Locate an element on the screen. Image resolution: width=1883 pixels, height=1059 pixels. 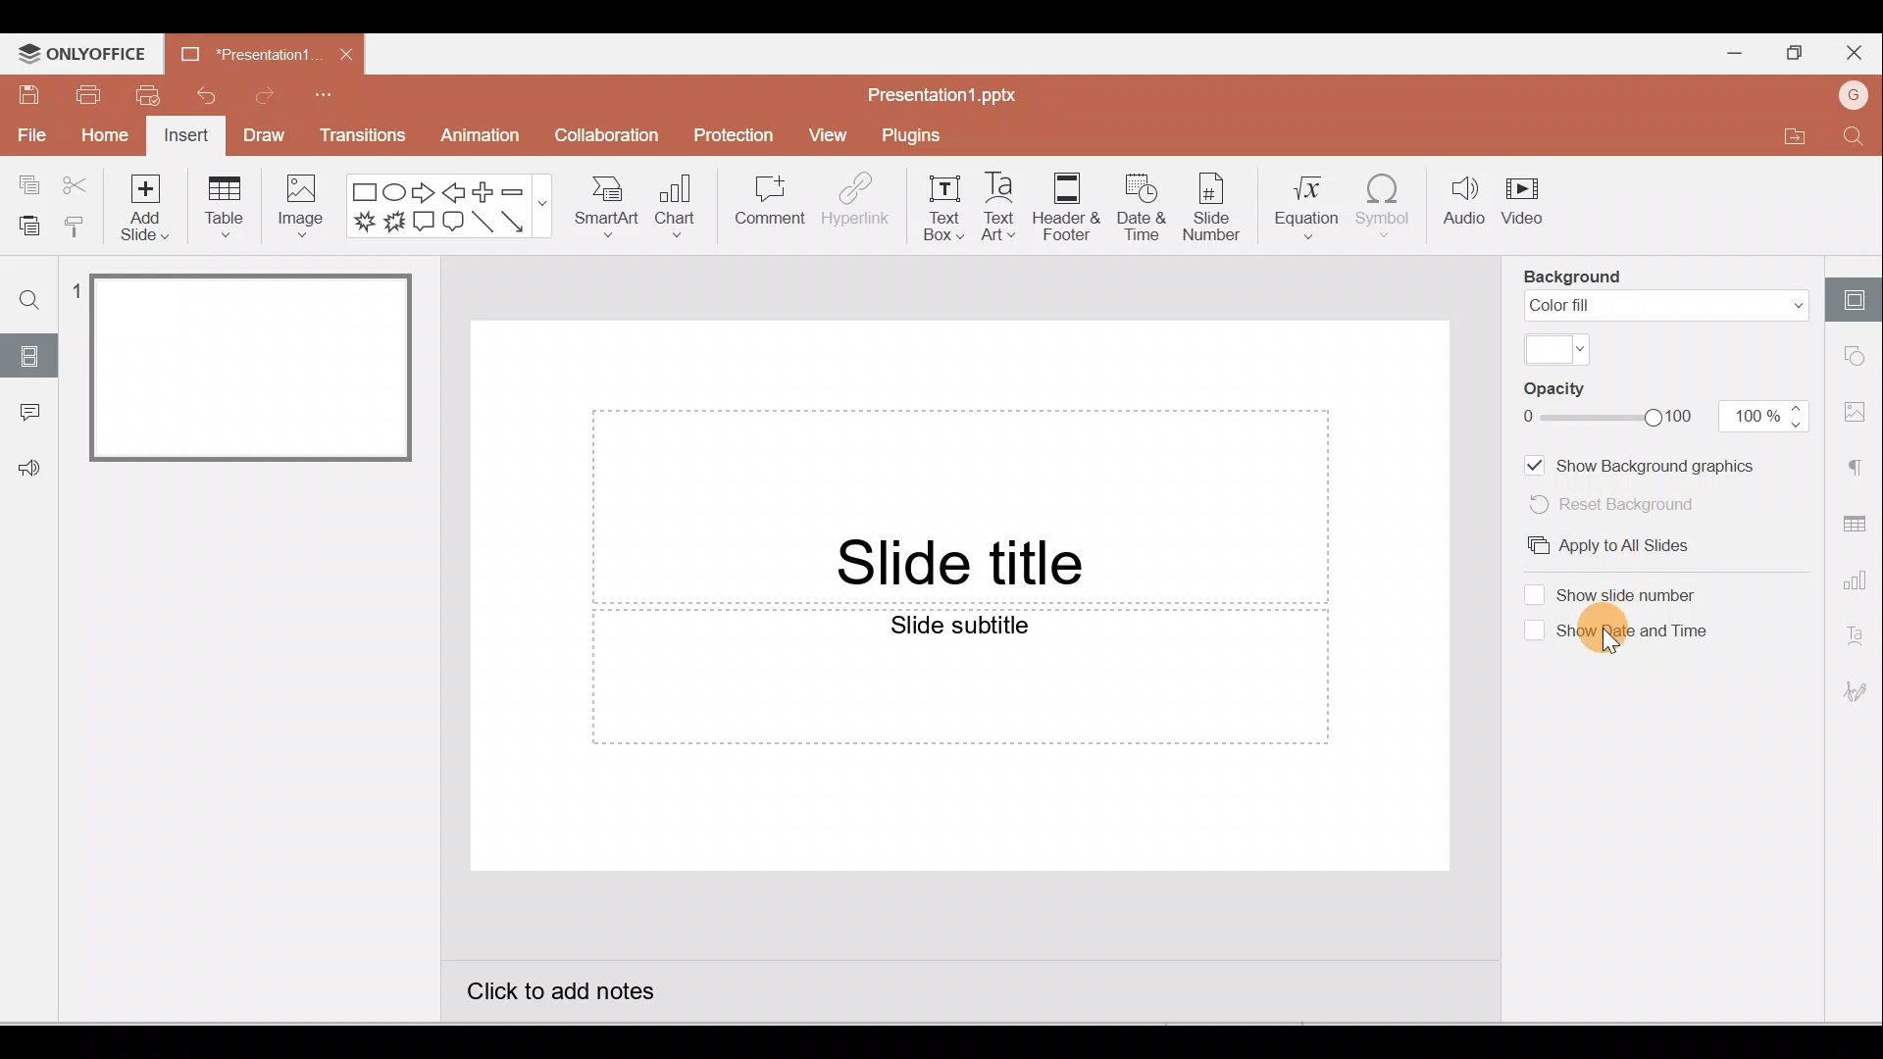
Master slide 3 is located at coordinates (275, 730).